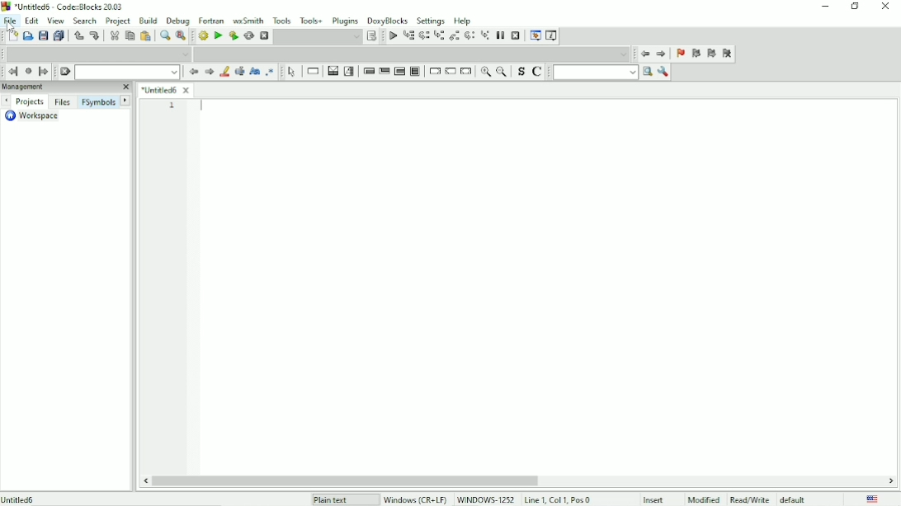  Describe the element at coordinates (66, 87) in the screenshot. I see `Management` at that location.